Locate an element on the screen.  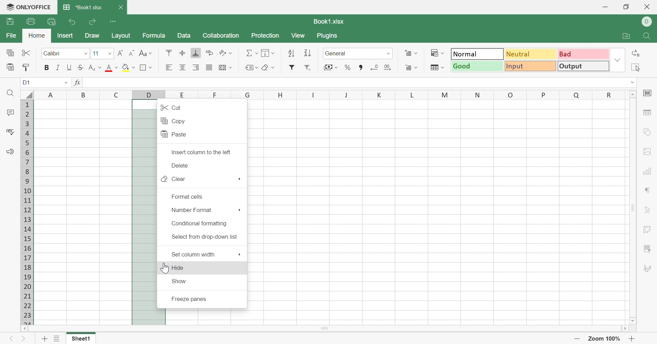
Insert filter is located at coordinates (292, 67).